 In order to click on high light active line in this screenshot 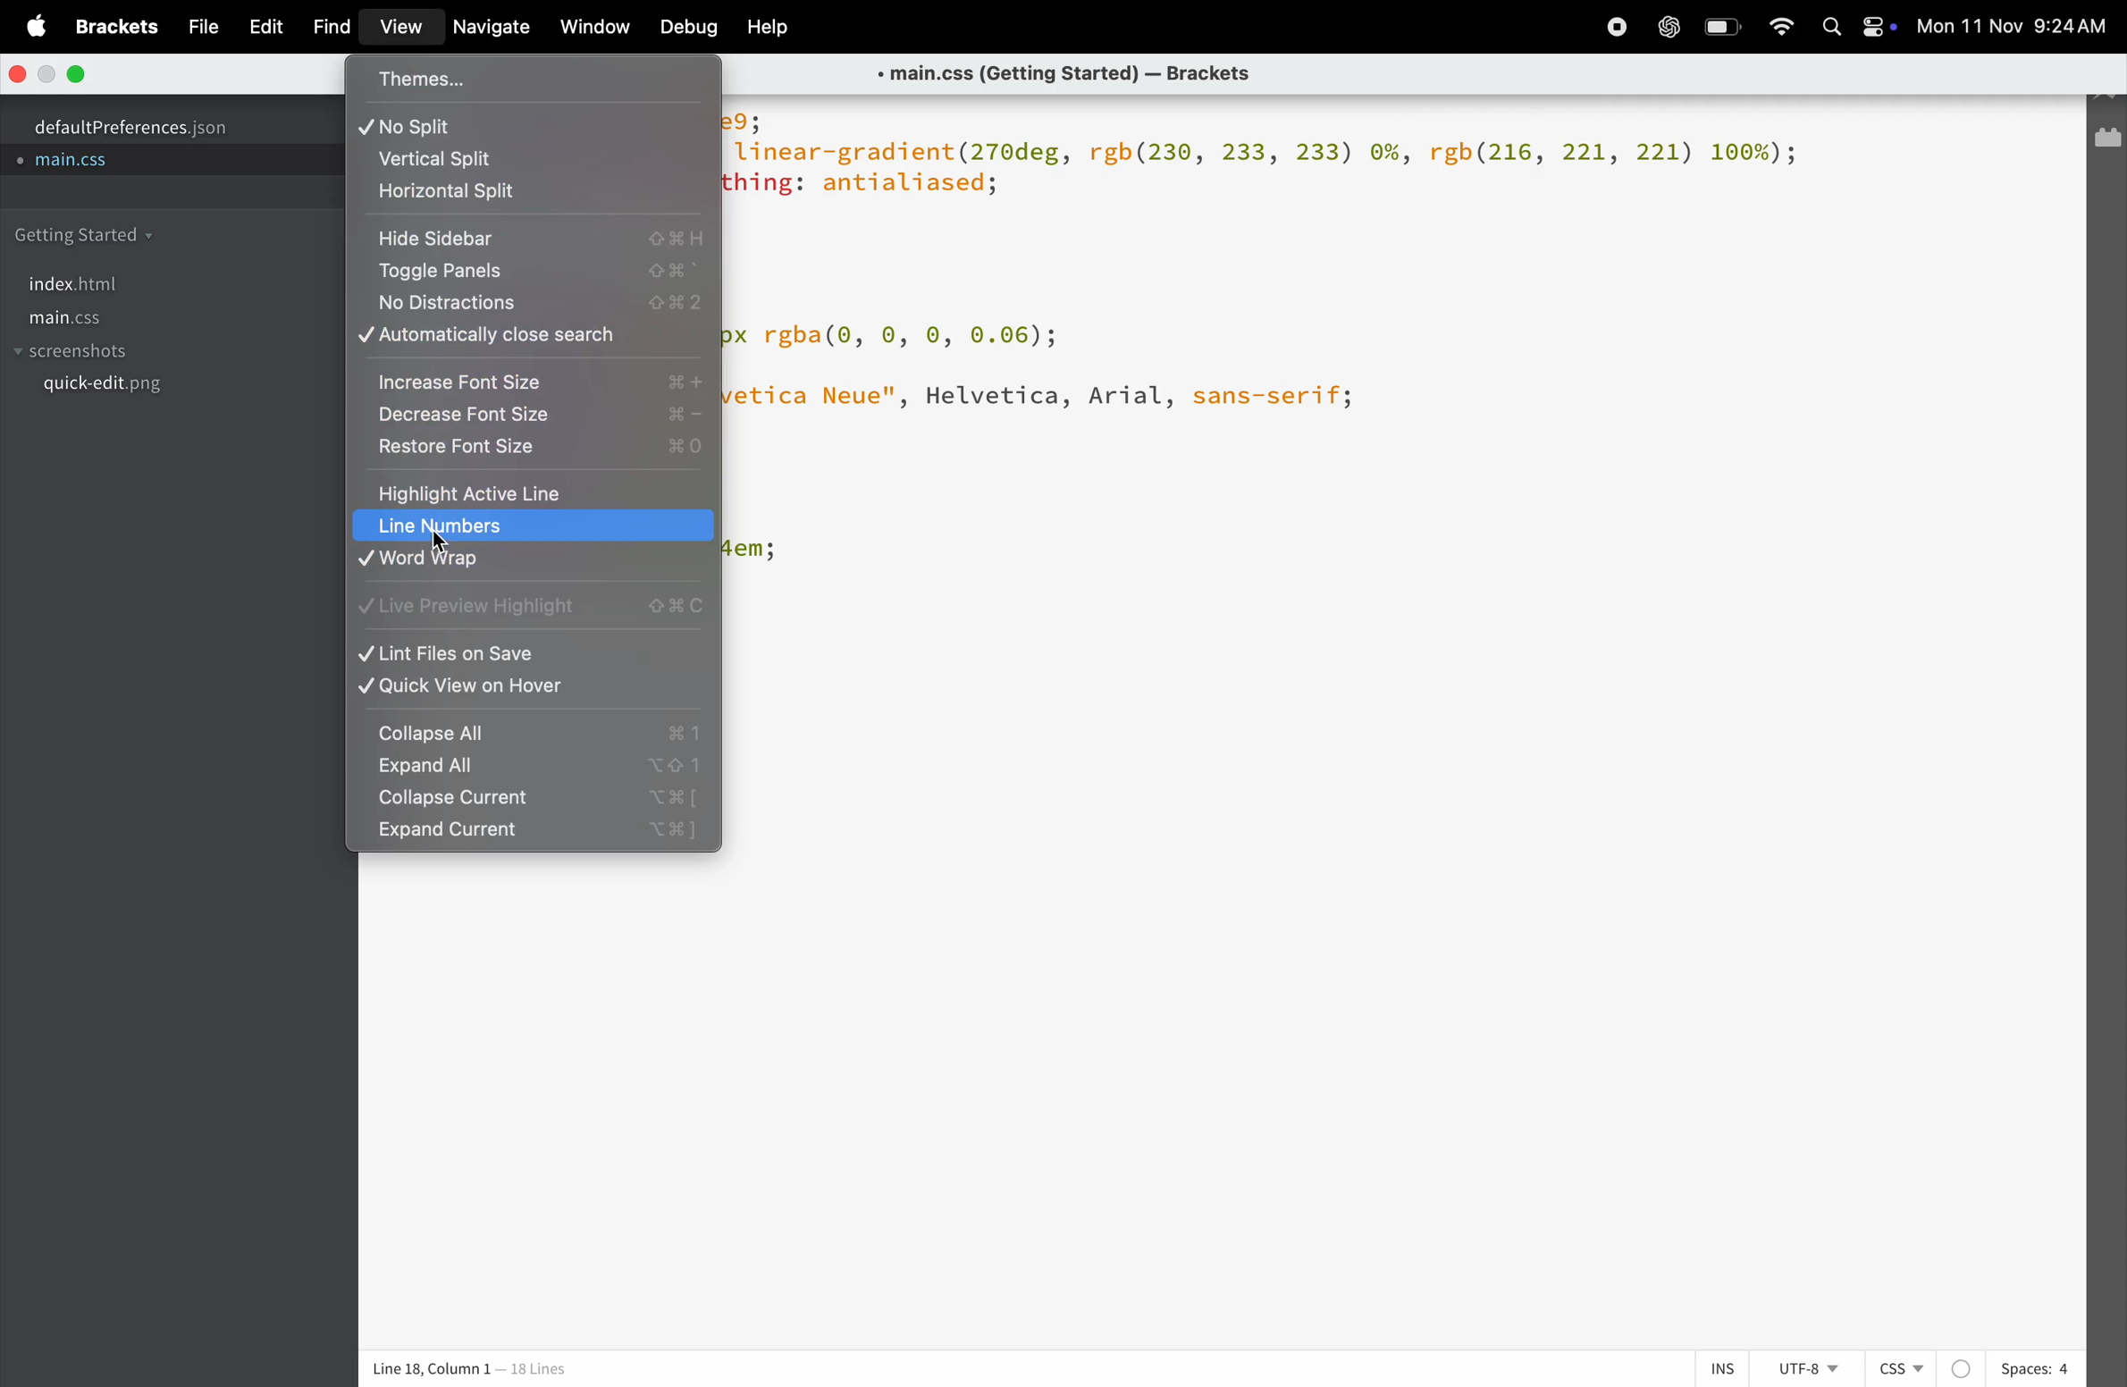, I will do `click(522, 492)`.